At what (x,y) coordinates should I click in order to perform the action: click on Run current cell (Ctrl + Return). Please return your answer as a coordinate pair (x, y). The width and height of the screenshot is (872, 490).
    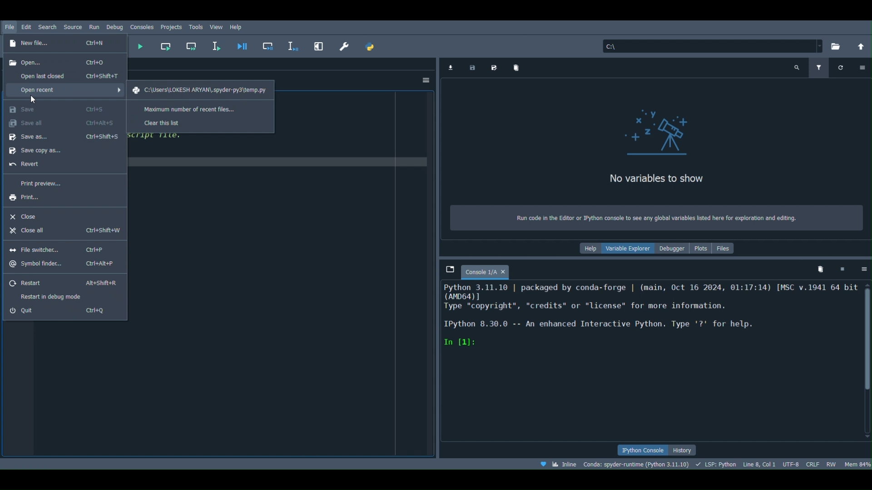
    Looking at the image, I should click on (165, 45).